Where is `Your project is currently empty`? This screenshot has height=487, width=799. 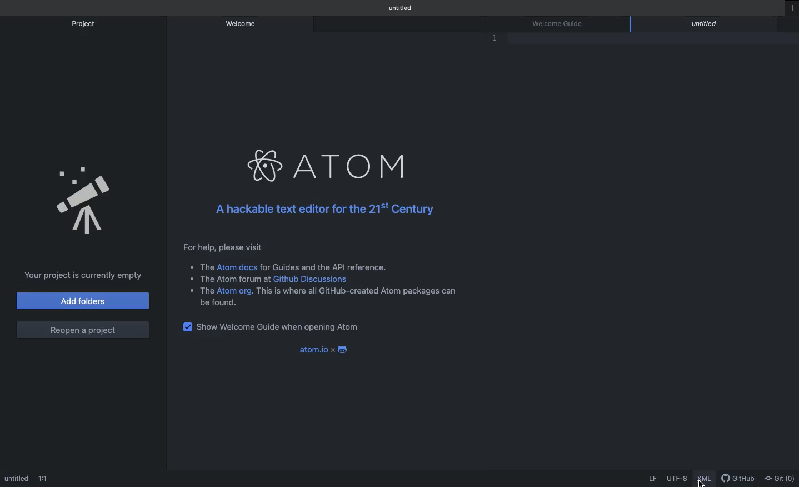
Your project is currently empty is located at coordinates (78, 276).